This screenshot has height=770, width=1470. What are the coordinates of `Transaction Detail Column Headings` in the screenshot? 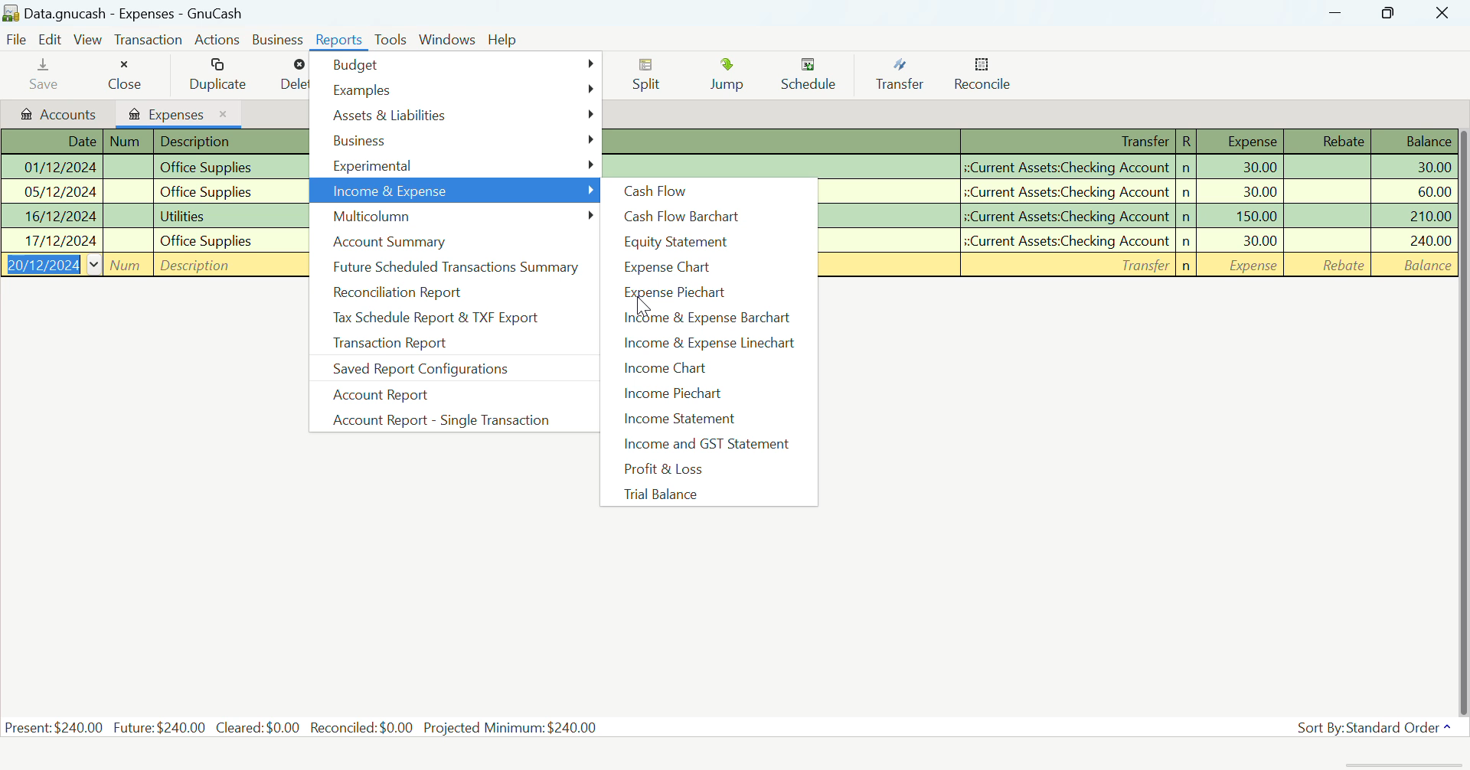 It's located at (1033, 141).